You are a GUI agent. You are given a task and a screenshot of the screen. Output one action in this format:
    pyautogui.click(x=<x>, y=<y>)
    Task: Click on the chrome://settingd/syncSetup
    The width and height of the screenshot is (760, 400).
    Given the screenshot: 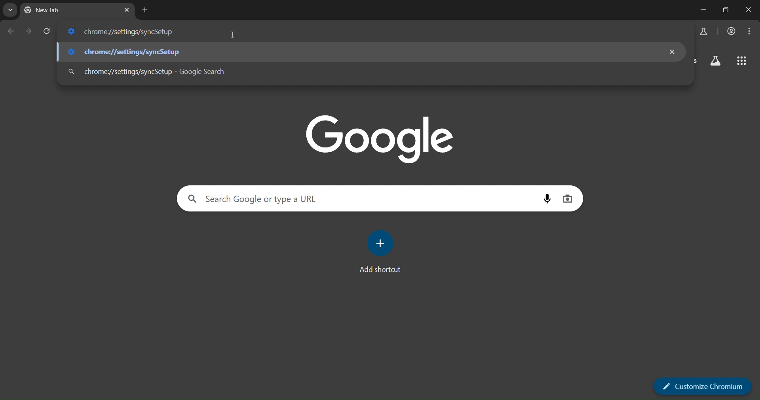 What is the action you would take?
    pyautogui.click(x=361, y=51)
    